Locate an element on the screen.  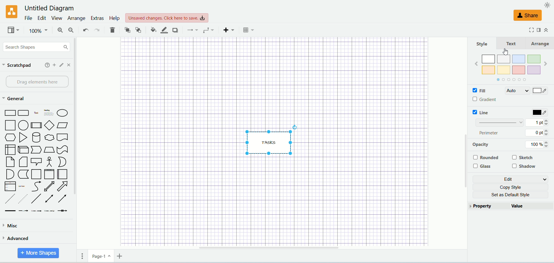
Line is located at coordinates (37, 199).